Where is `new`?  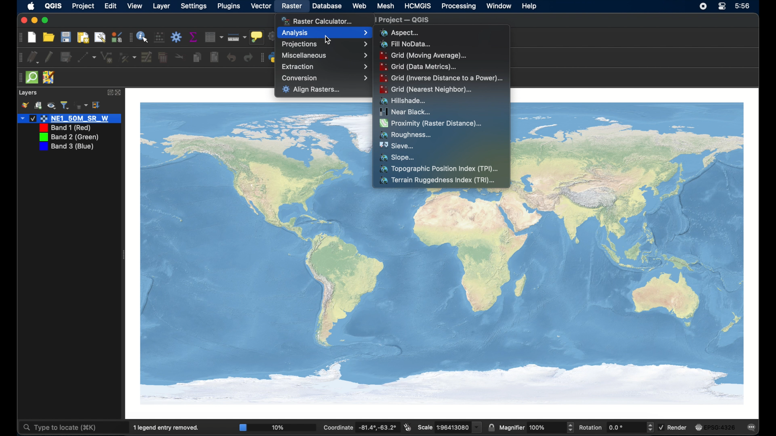 new is located at coordinates (32, 37).